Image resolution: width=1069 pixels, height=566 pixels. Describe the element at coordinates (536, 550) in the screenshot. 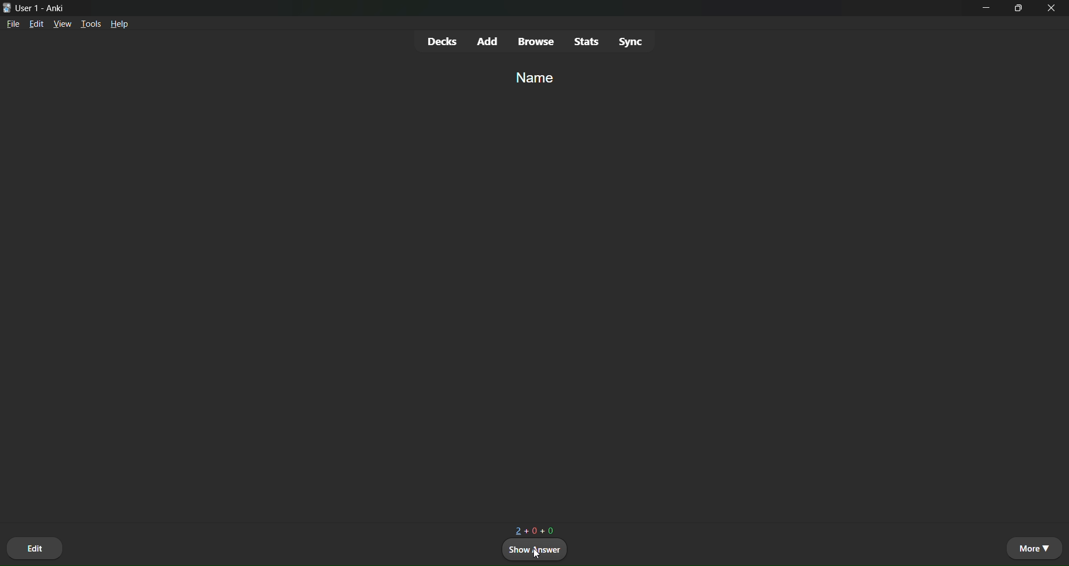

I see `show answer` at that location.